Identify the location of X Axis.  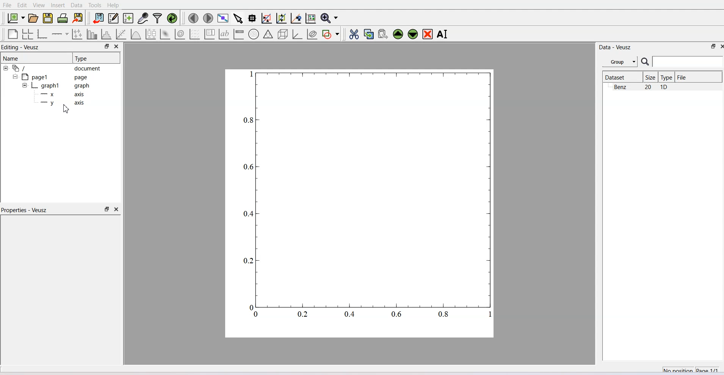
(64, 94).